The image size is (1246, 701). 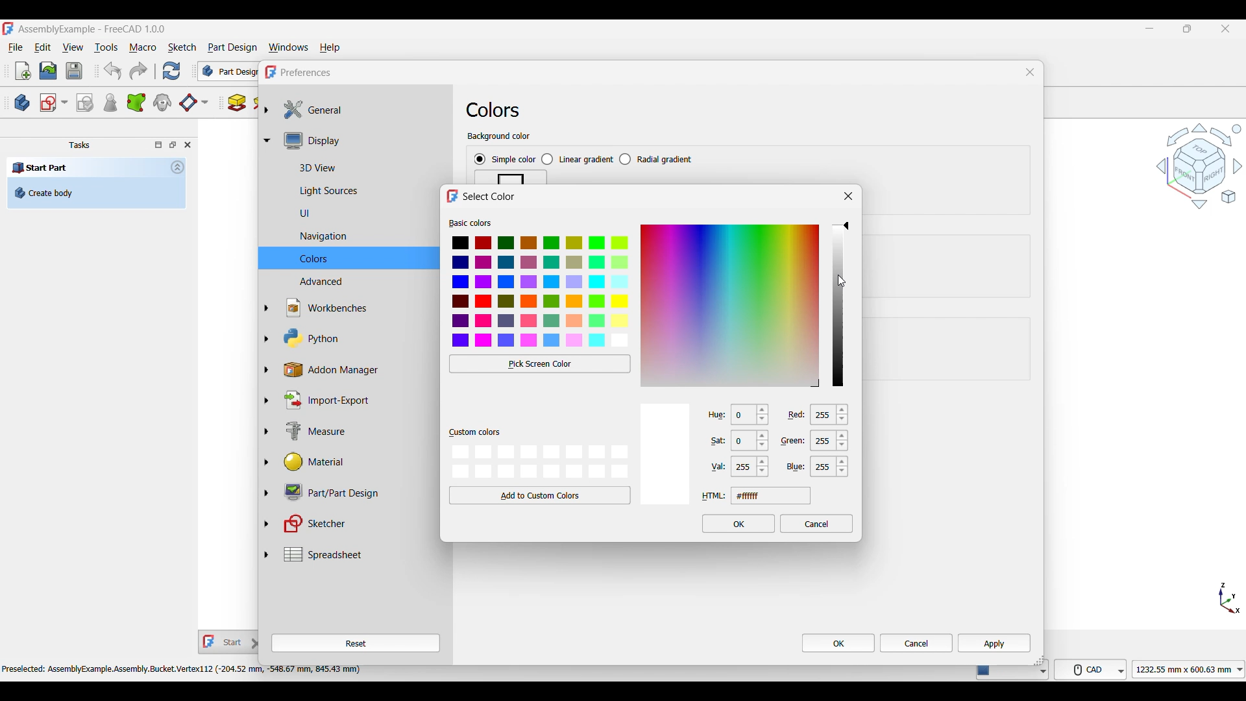 What do you see at coordinates (232, 47) in the screenshot?
I see `Part design` at bounding box center [232, 47].